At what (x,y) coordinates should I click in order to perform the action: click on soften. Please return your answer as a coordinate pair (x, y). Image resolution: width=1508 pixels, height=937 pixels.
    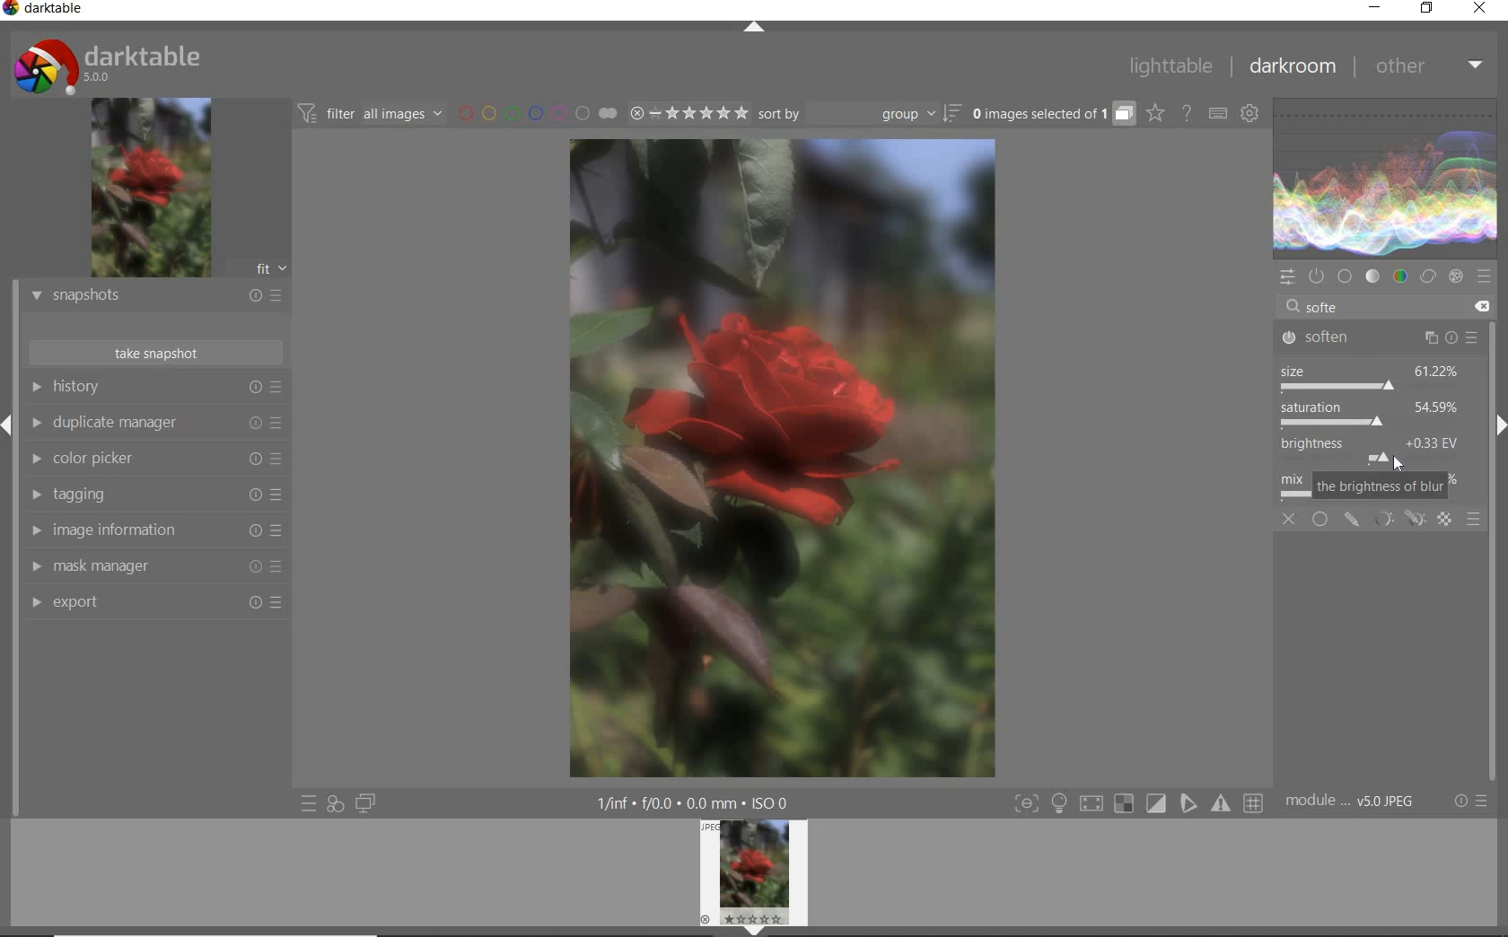
    Looking at the image, I should click on (1382, 337).